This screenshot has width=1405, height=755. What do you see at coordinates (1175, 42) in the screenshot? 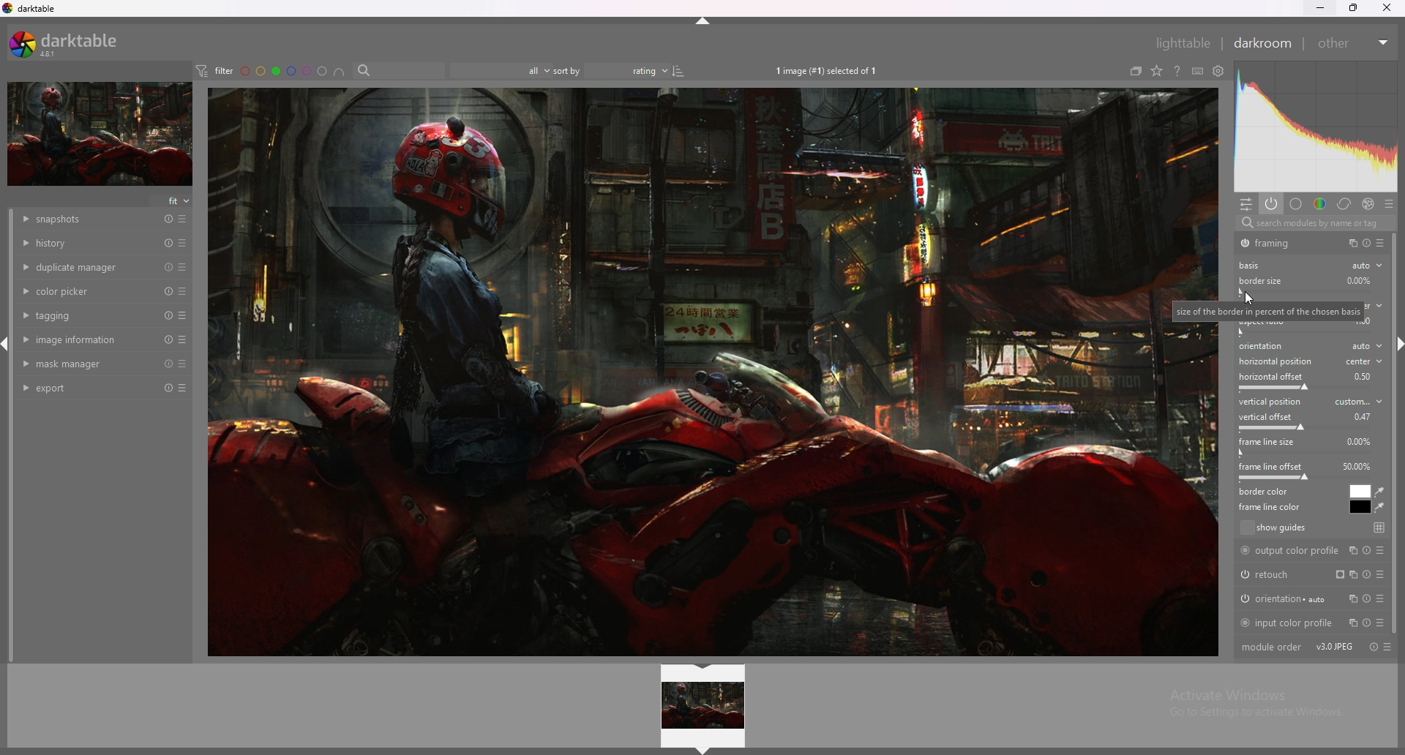
I see `lighttable` at bounding box center [1175, 42].